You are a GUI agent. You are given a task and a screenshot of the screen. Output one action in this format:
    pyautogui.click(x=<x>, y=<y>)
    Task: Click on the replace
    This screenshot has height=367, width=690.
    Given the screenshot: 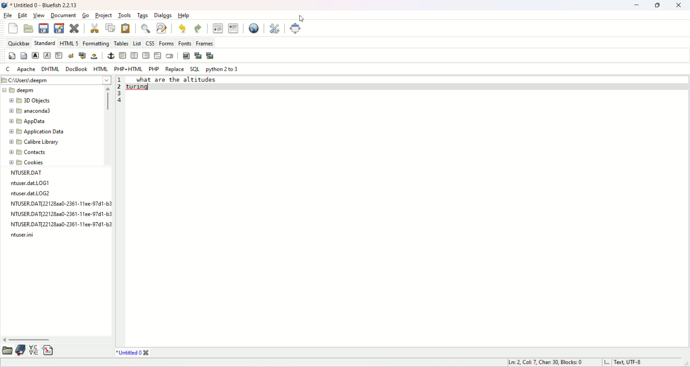 What is the action you would take?
    pyautogui.click(x=174, y=69)
    